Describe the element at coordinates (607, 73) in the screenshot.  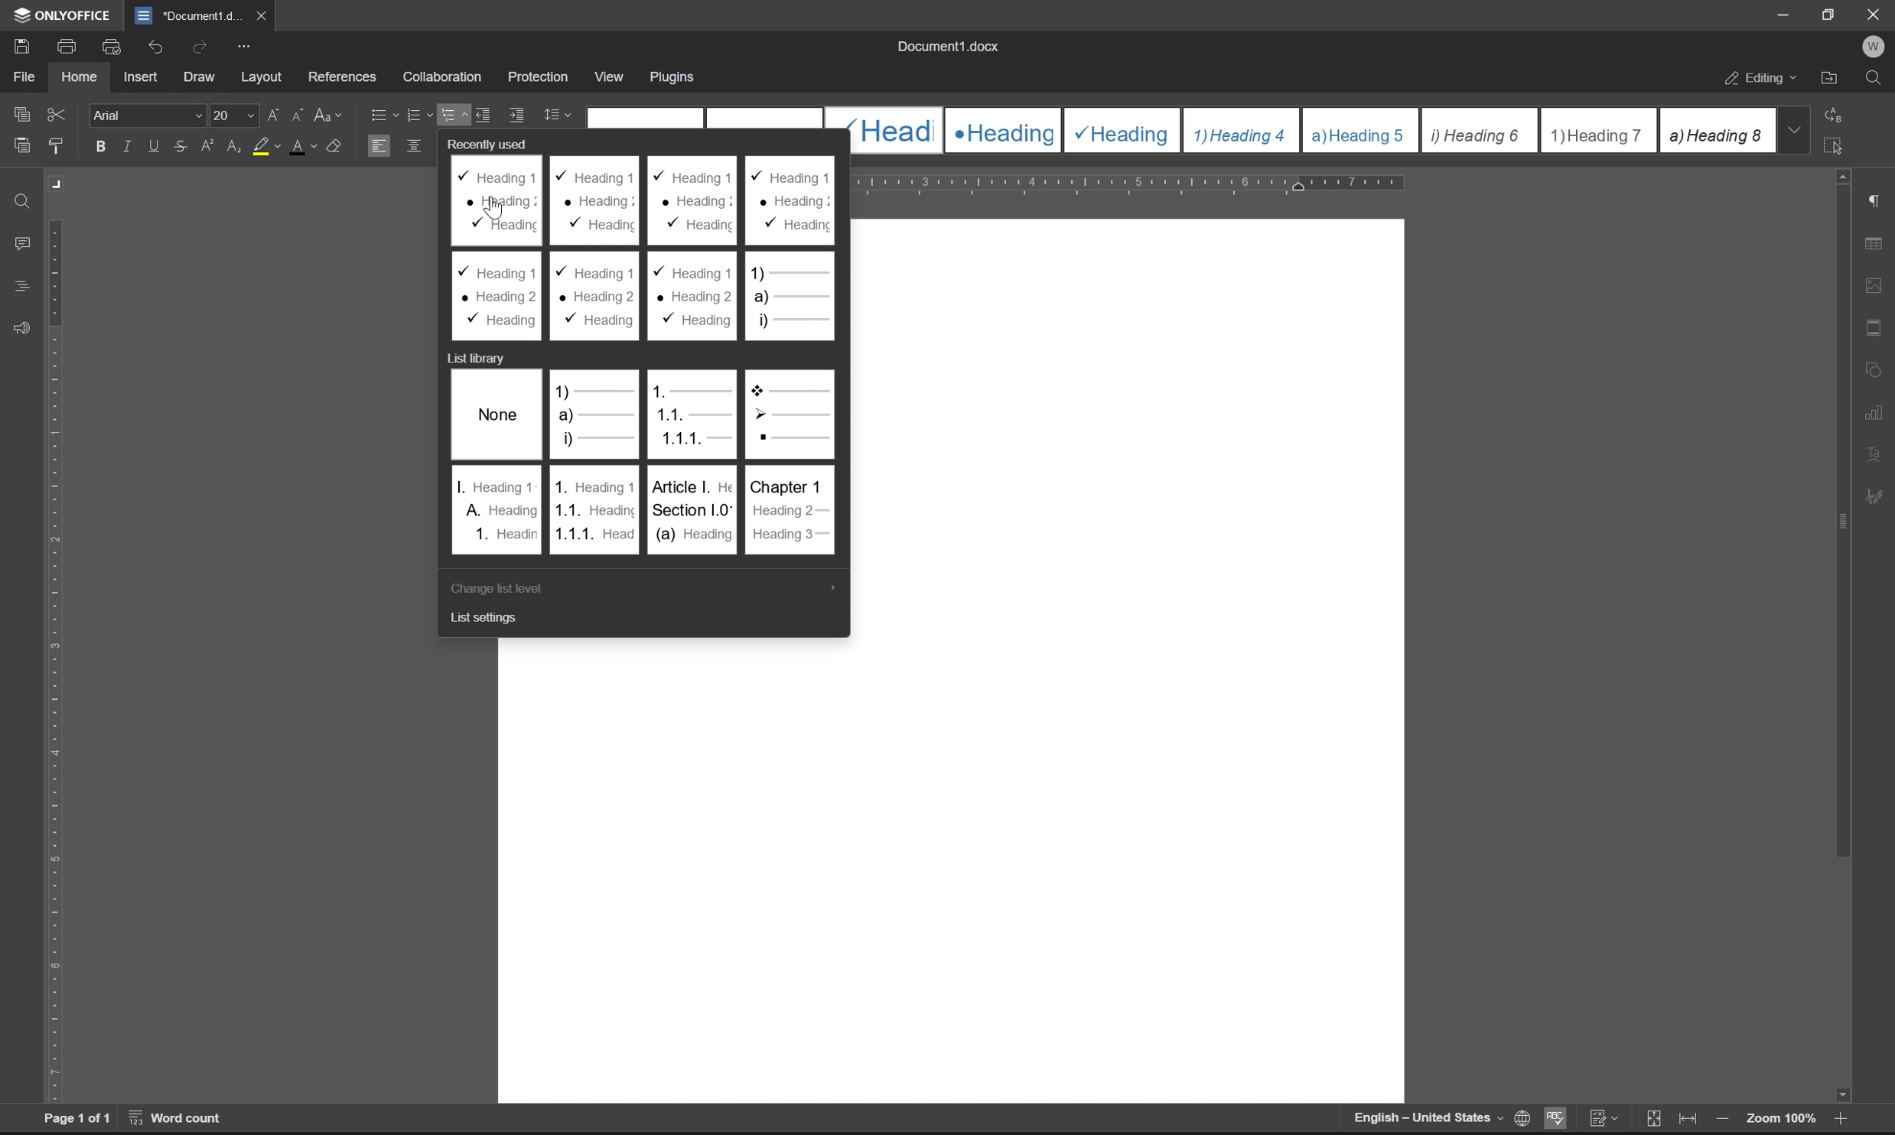
I see `view` at that location.